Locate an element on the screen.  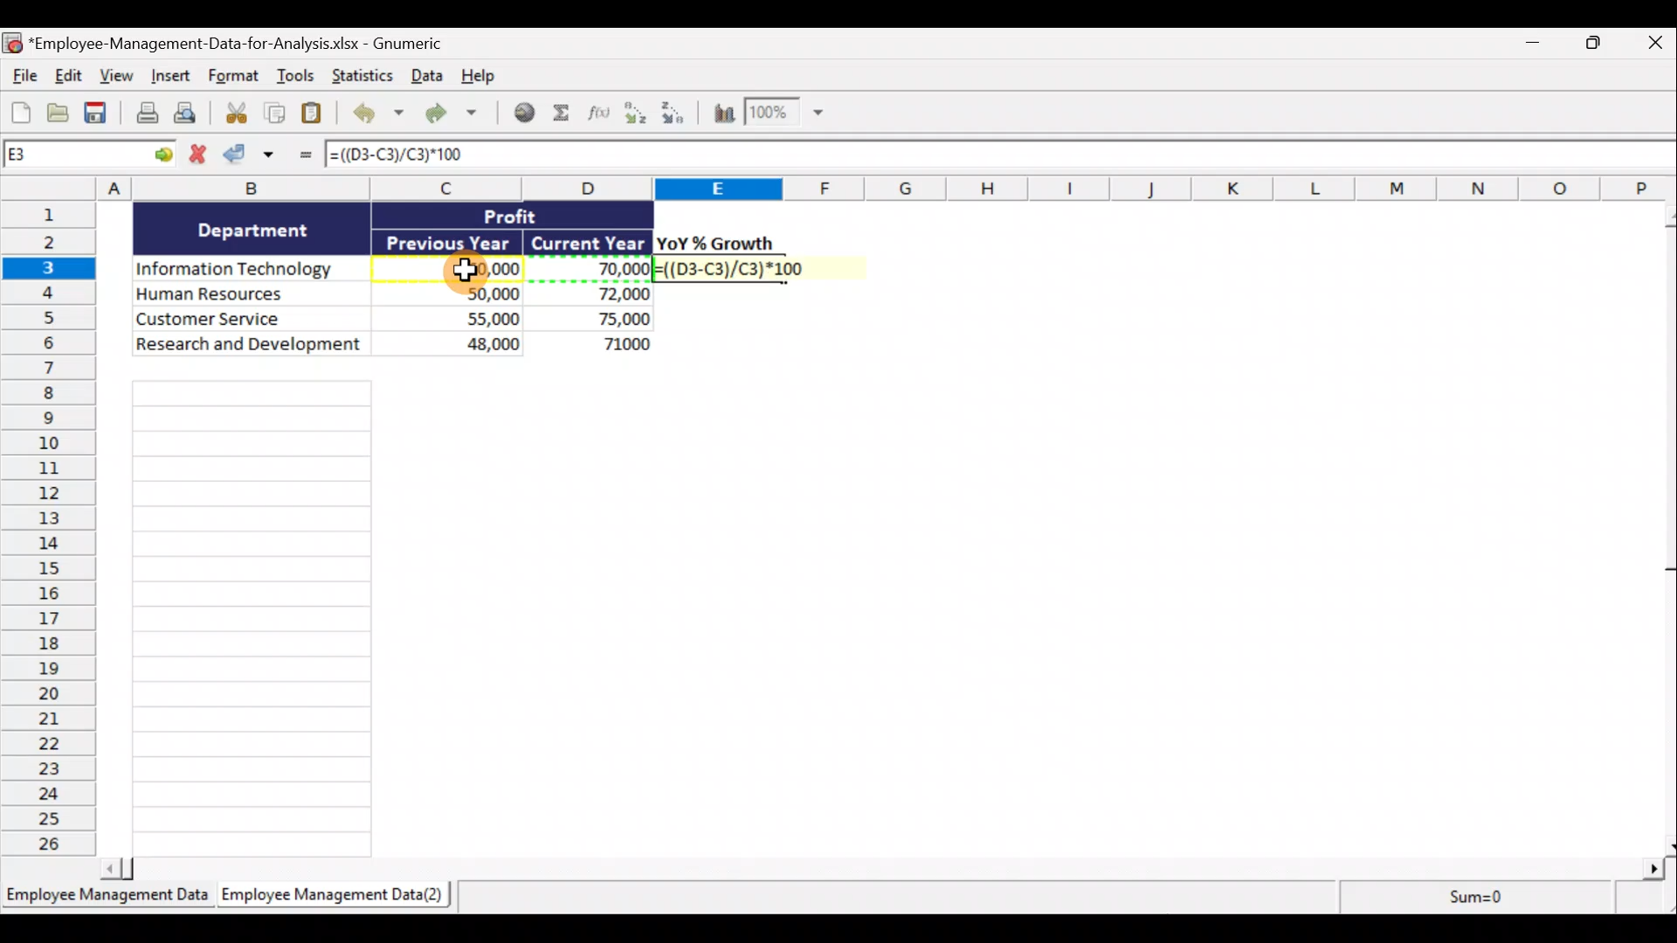
Create a new workbook is located at coordinates (21, 110).